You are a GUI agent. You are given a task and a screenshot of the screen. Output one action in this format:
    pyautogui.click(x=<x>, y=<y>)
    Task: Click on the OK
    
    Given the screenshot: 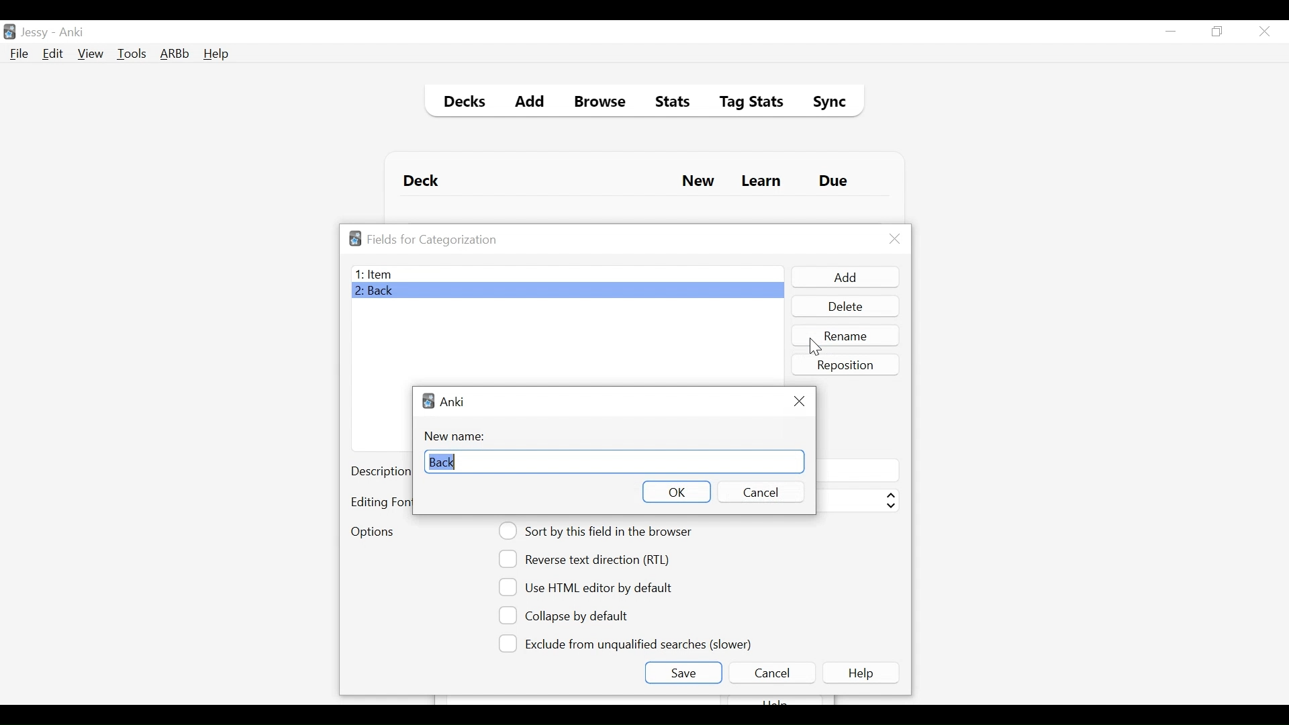 What is the action you would take?
    pyautogui.click(x=675, y=491)
    